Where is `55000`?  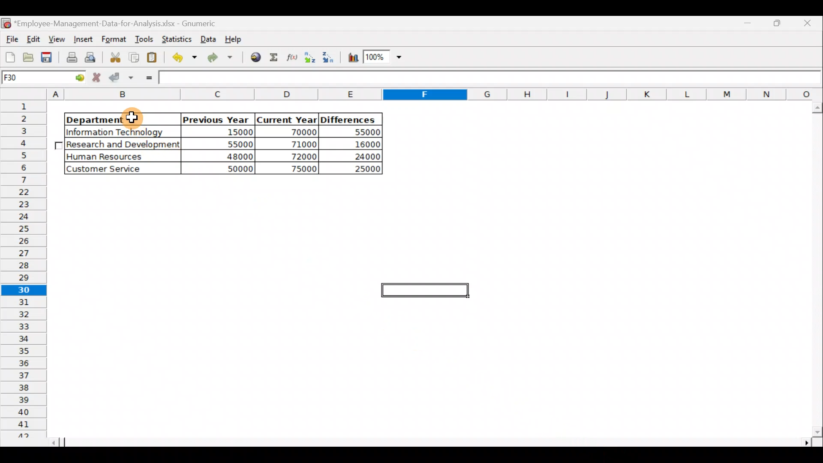
55000 is located at coordinates (363, 132).